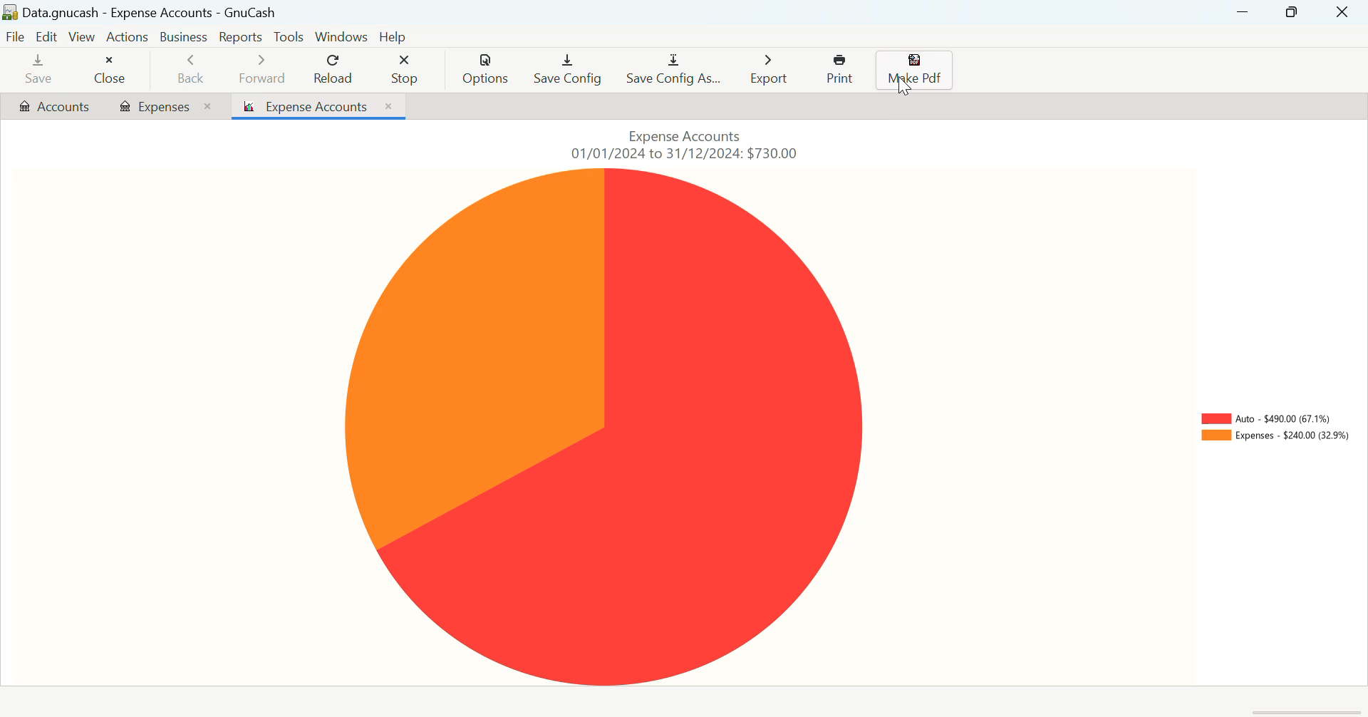 This screenshot has width=1368, height=717. What do you see at coordinates (185, 37) in the screenshot?
I see `Business` at bounding box center [185, 37].